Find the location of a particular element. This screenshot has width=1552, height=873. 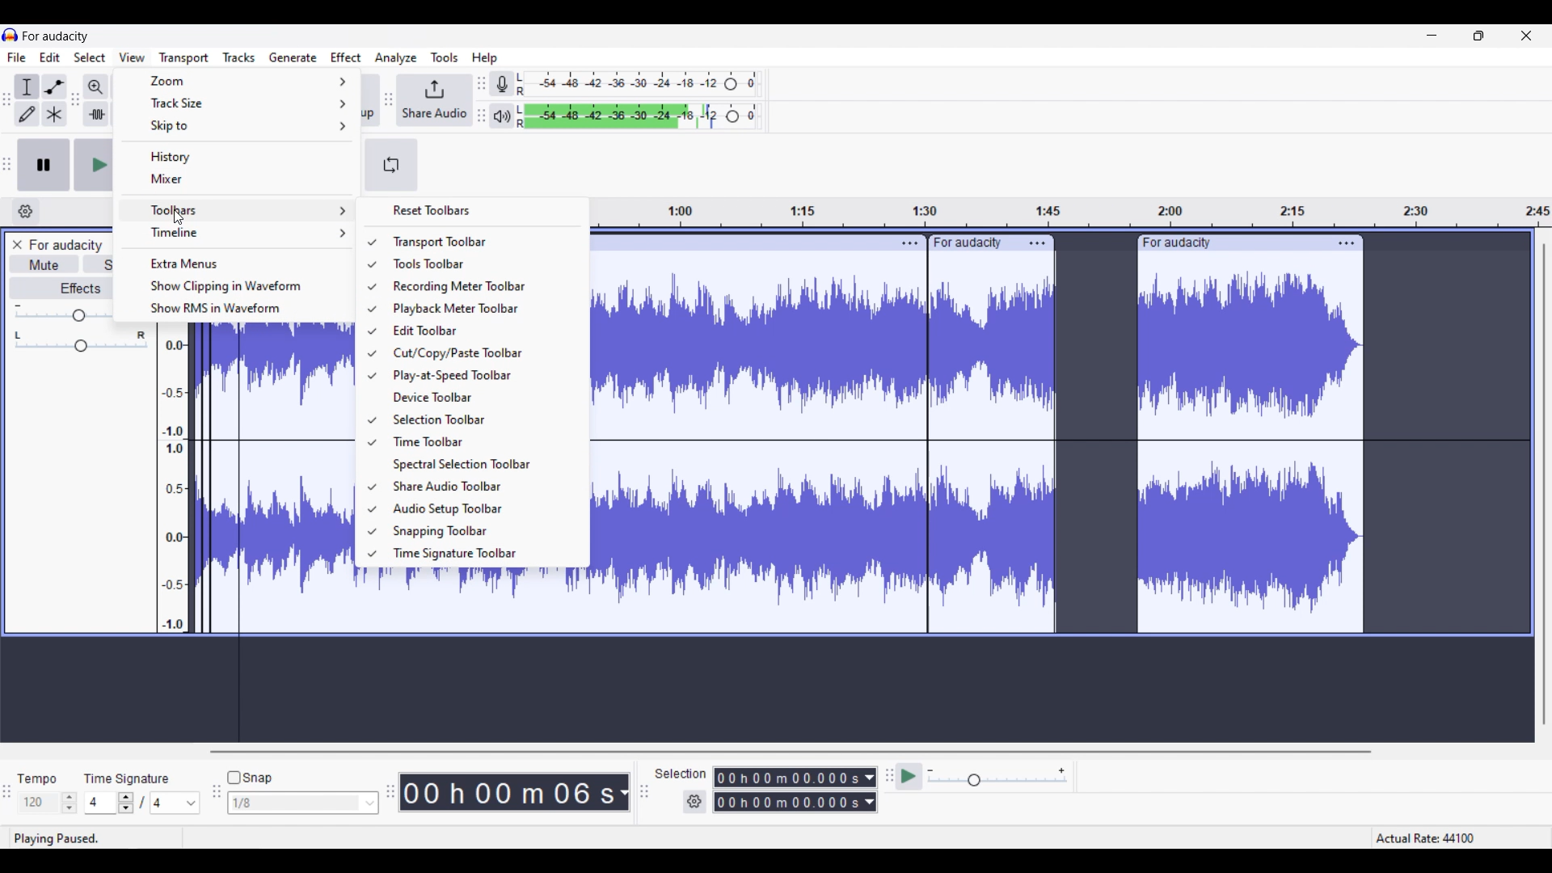

Playback level is located at coordinates (638, 116).